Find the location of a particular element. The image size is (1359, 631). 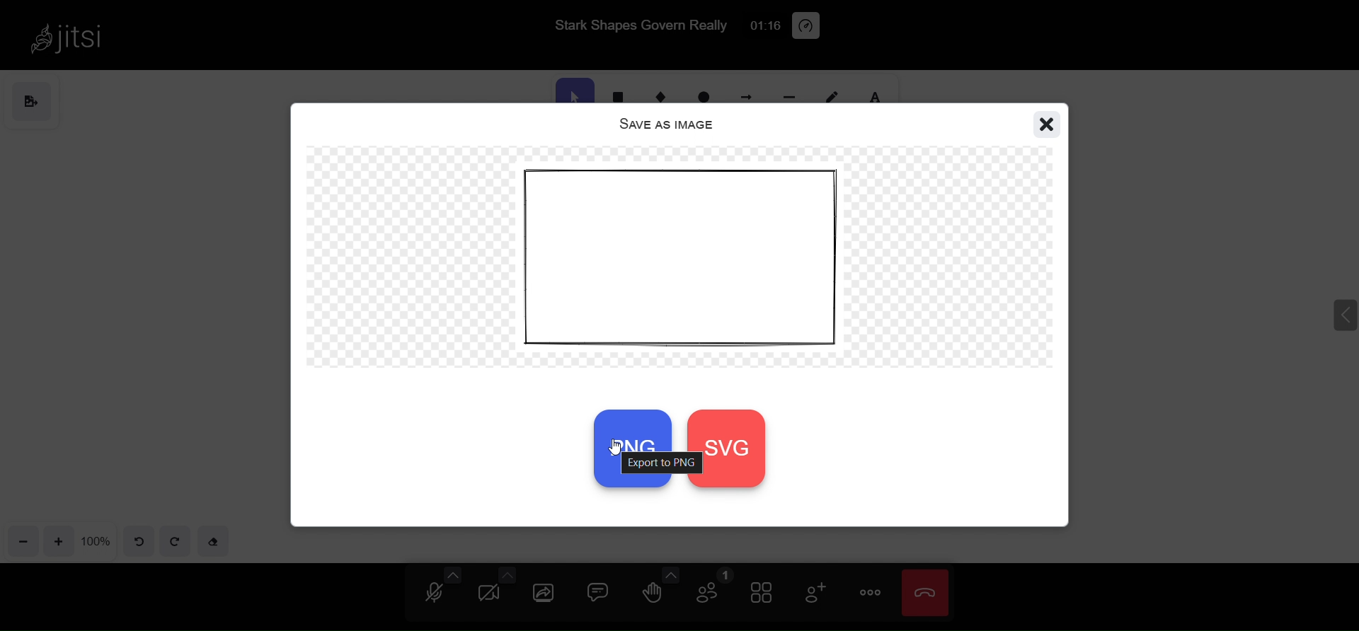

jitsi is located at coordinates (67, 36).